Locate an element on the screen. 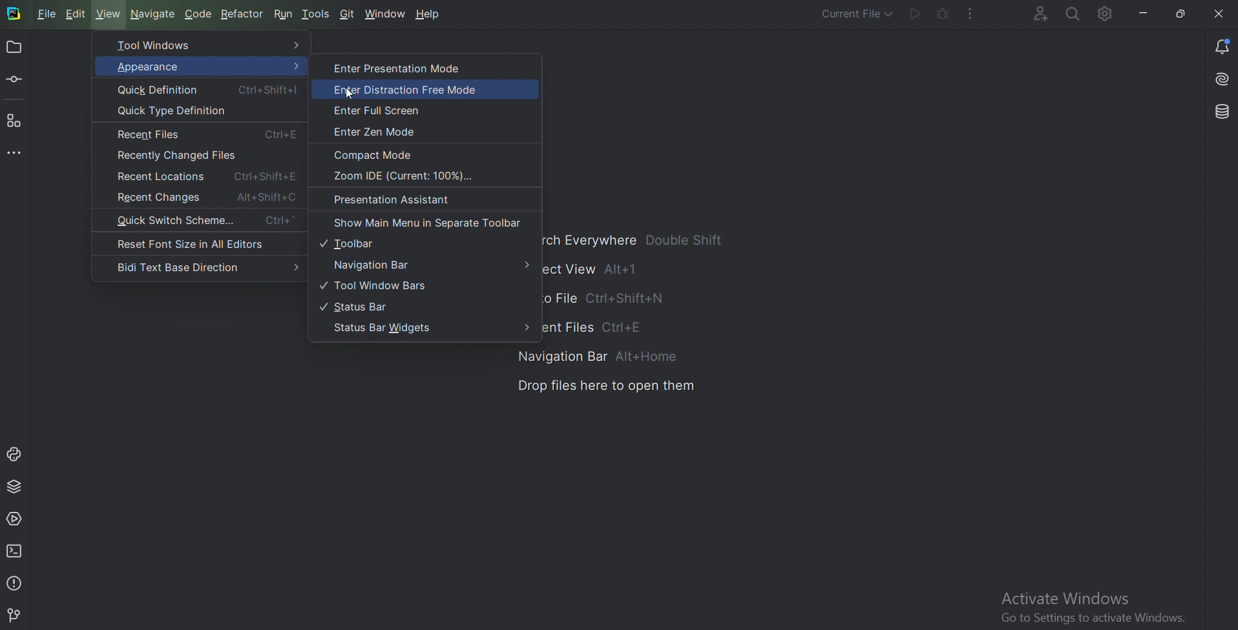  Quick switch Scheme is located at coordinates (203, 222).